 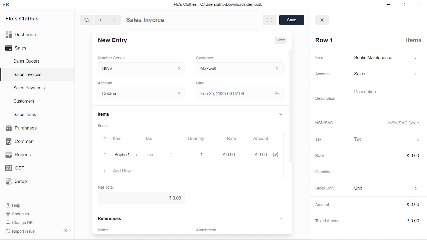 I want to click on close, so click(x=418, y=4).